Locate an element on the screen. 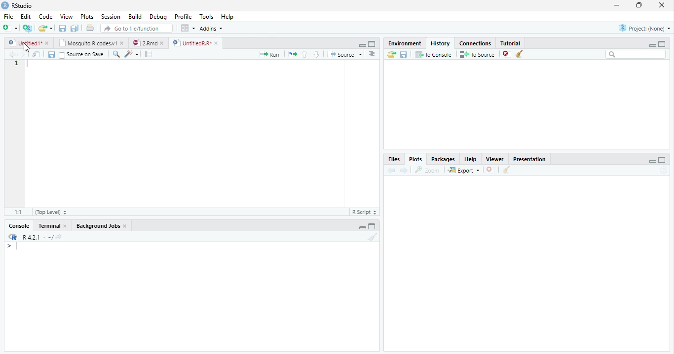 Image resolution: width=674 pixels, height=354 pixels. Tutorial is located at coordinates (510, 43).